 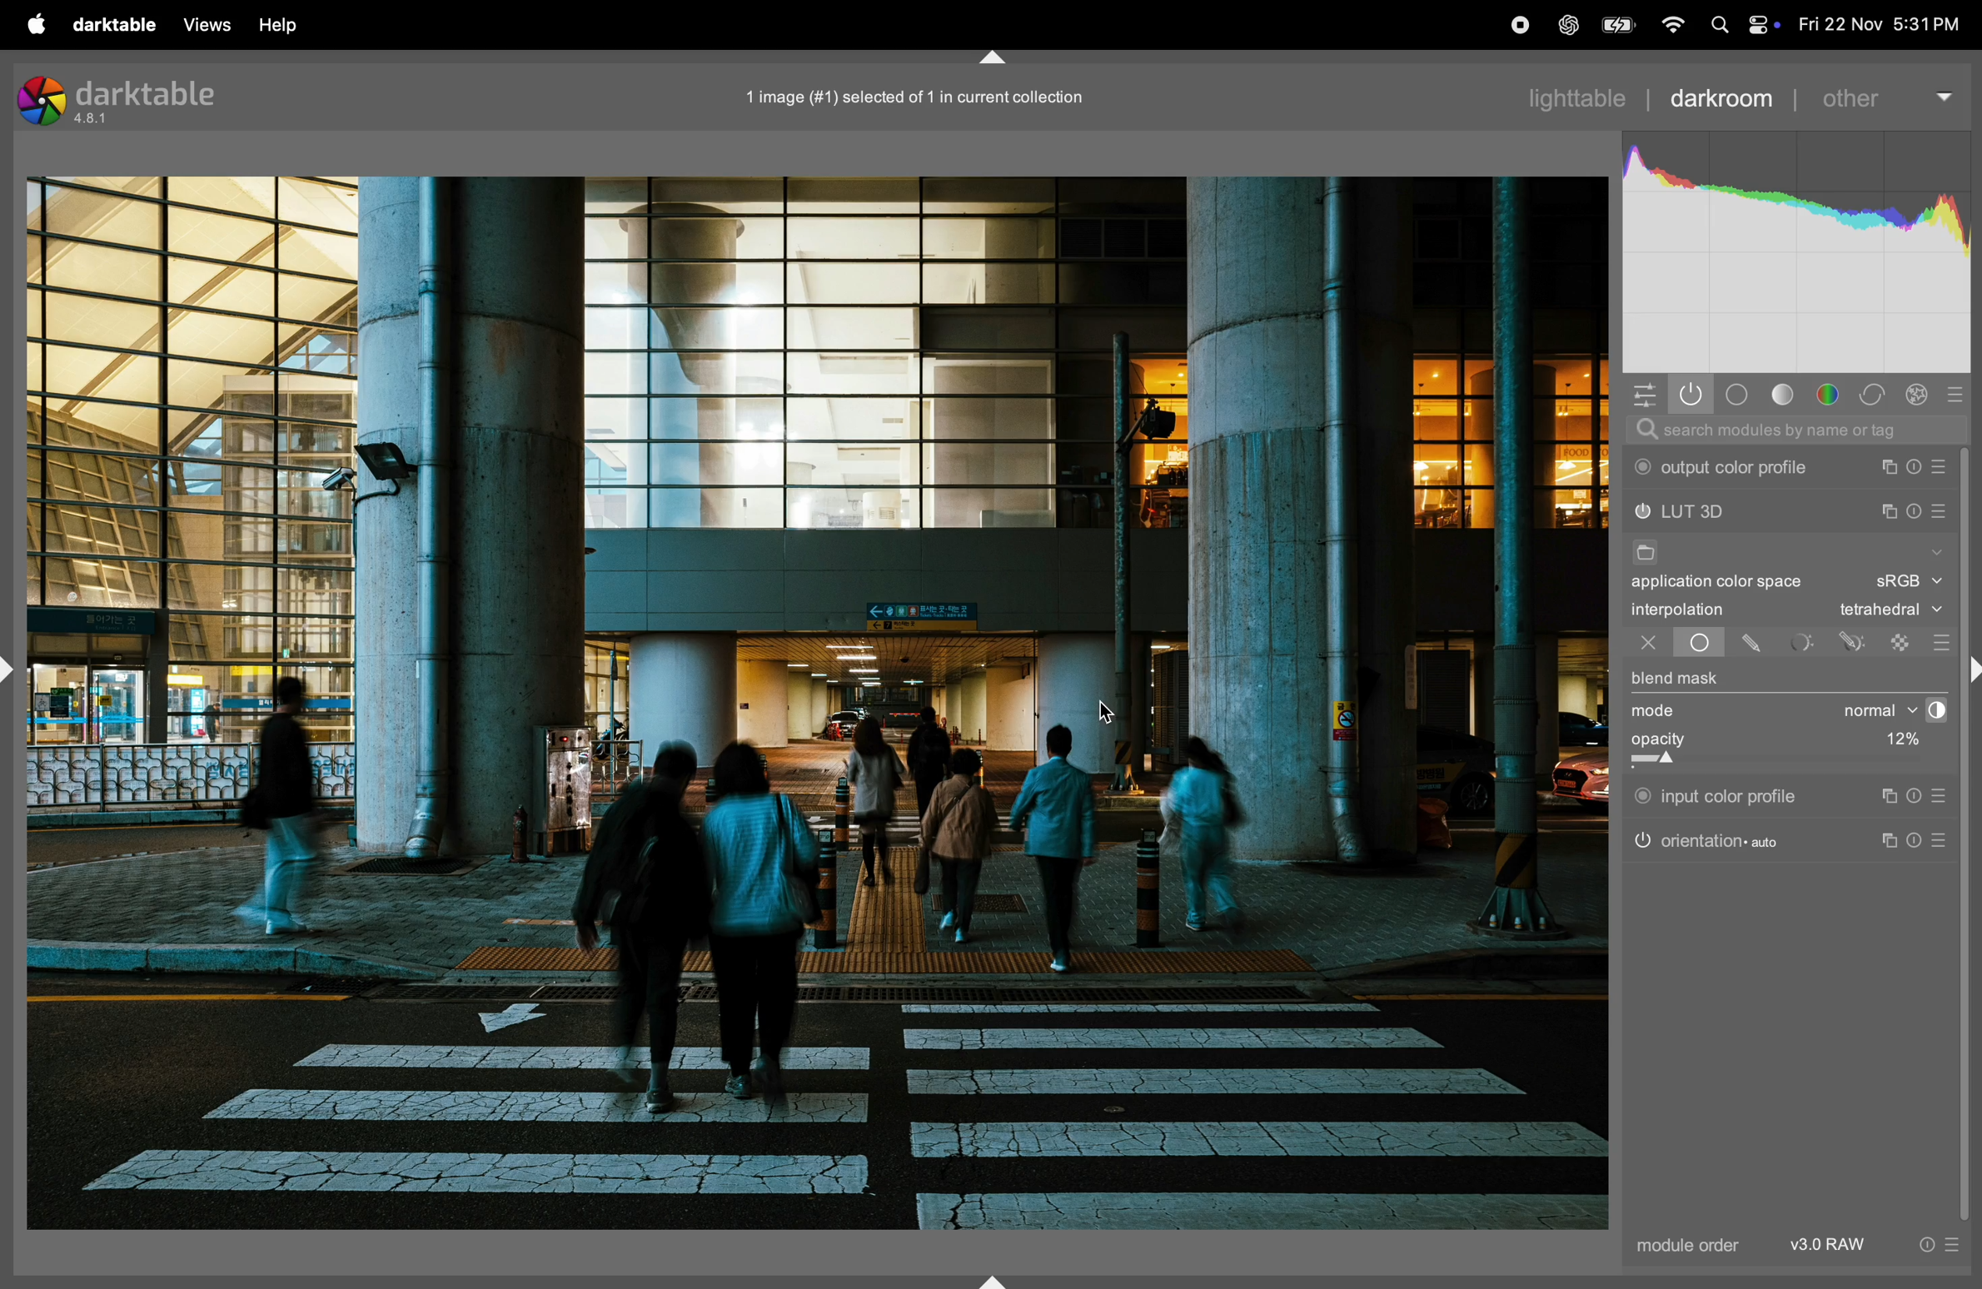 What do you see at coordinates (27, 22) in the screenshot?
I see `apple menu` at bounding box center [27, 22].